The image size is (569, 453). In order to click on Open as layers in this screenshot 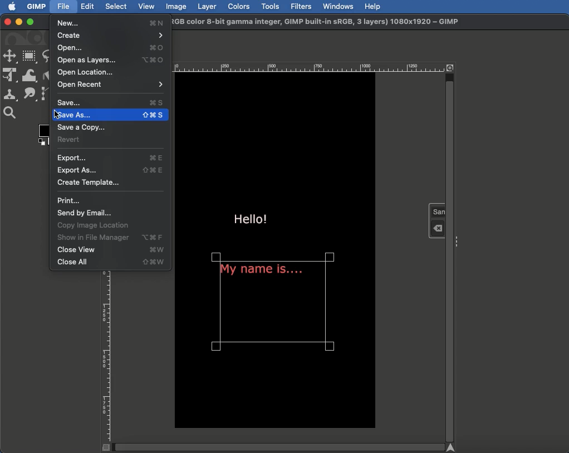, I will do `click(110, 60)`.